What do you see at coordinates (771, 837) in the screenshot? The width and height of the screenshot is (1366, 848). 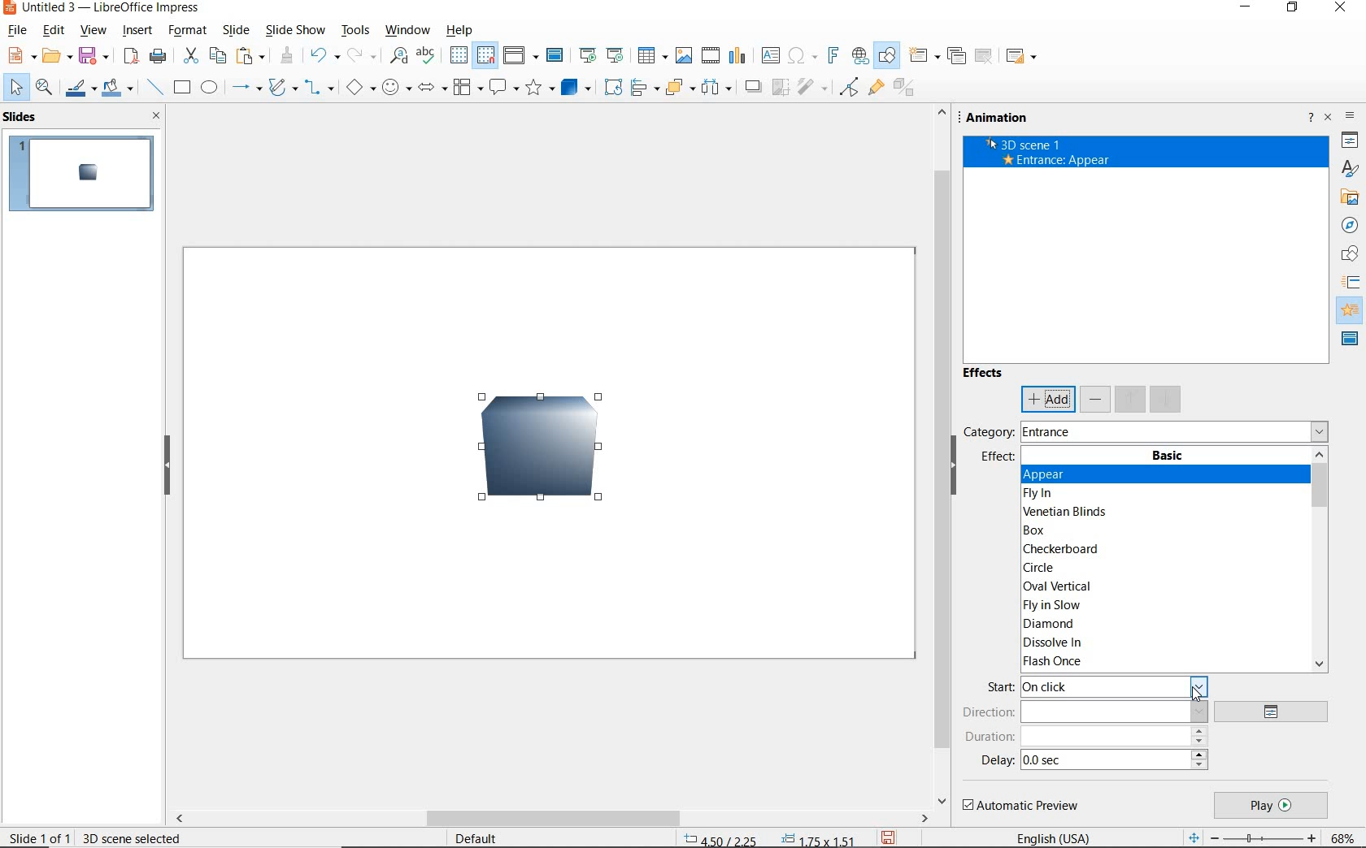 I see `position & size` at bounding box center [771, 837].